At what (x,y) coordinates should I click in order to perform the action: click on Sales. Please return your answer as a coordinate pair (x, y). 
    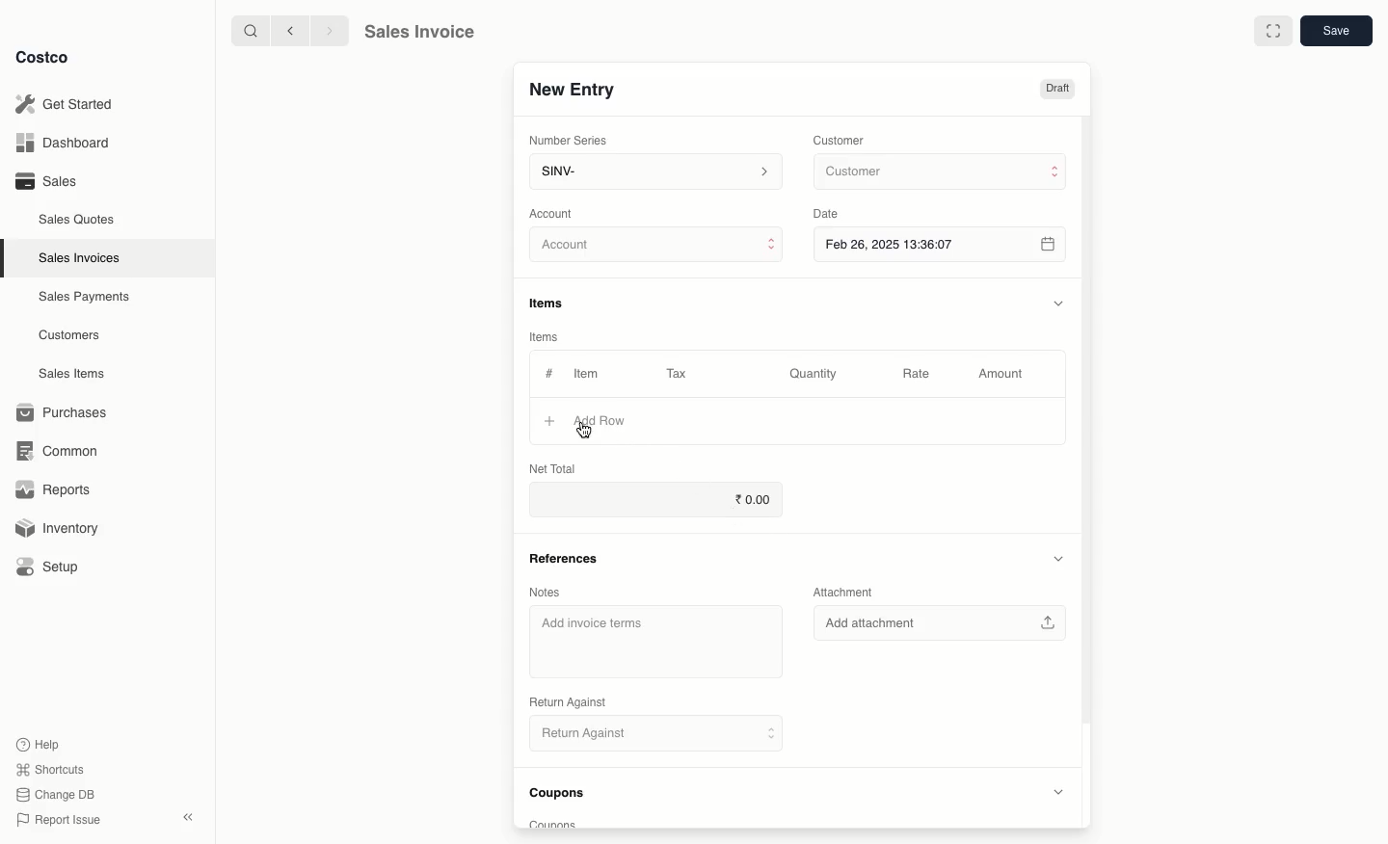
    Looking at the image, I should click on (45, 181).